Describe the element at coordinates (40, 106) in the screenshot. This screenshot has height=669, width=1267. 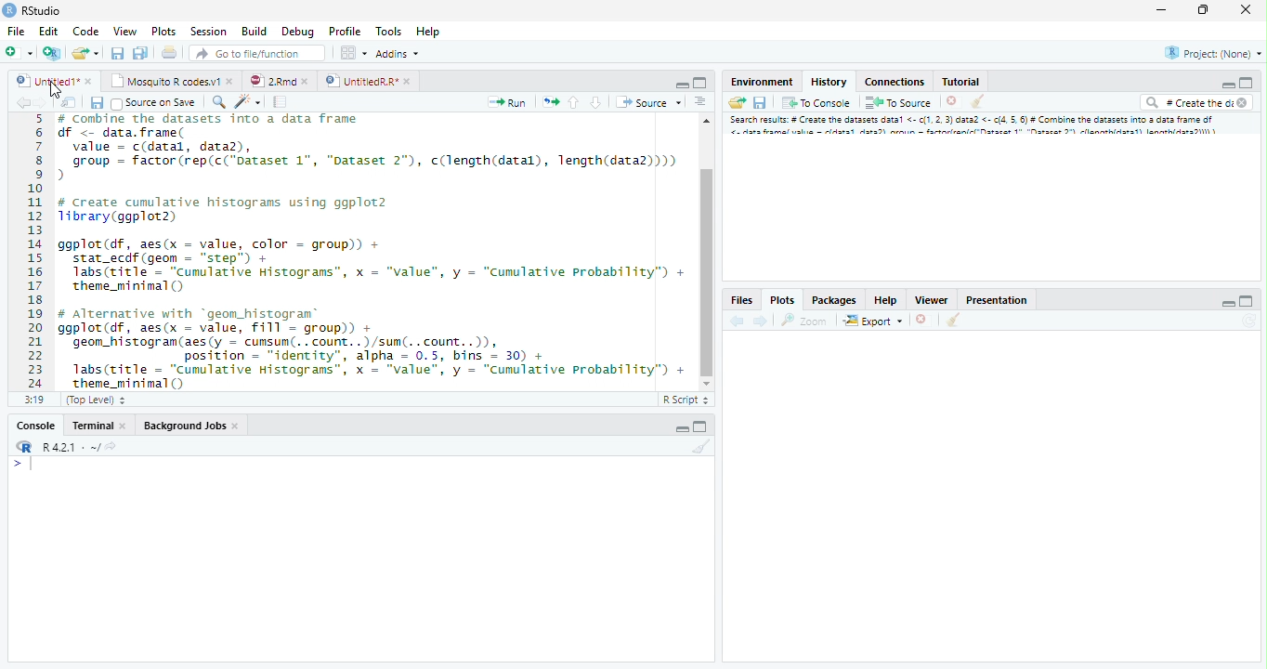
I see `Next` at that location.